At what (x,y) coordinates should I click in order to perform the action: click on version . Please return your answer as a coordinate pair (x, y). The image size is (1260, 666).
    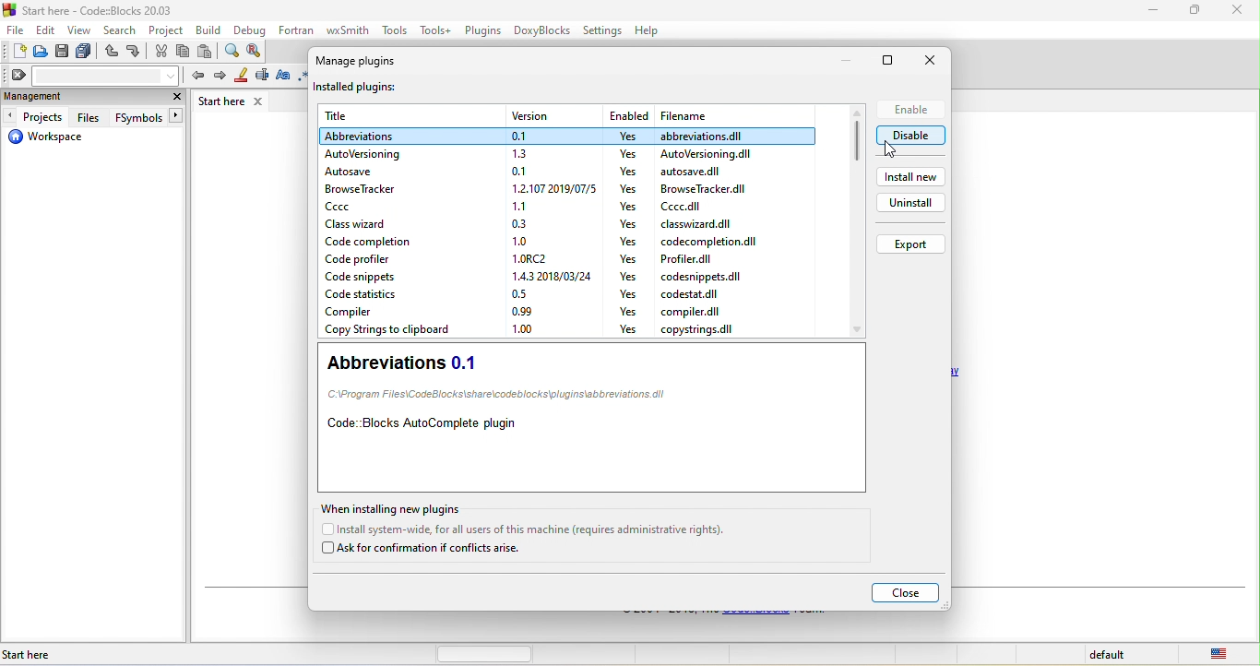
    Looking at the image, I should click on (519, 224).